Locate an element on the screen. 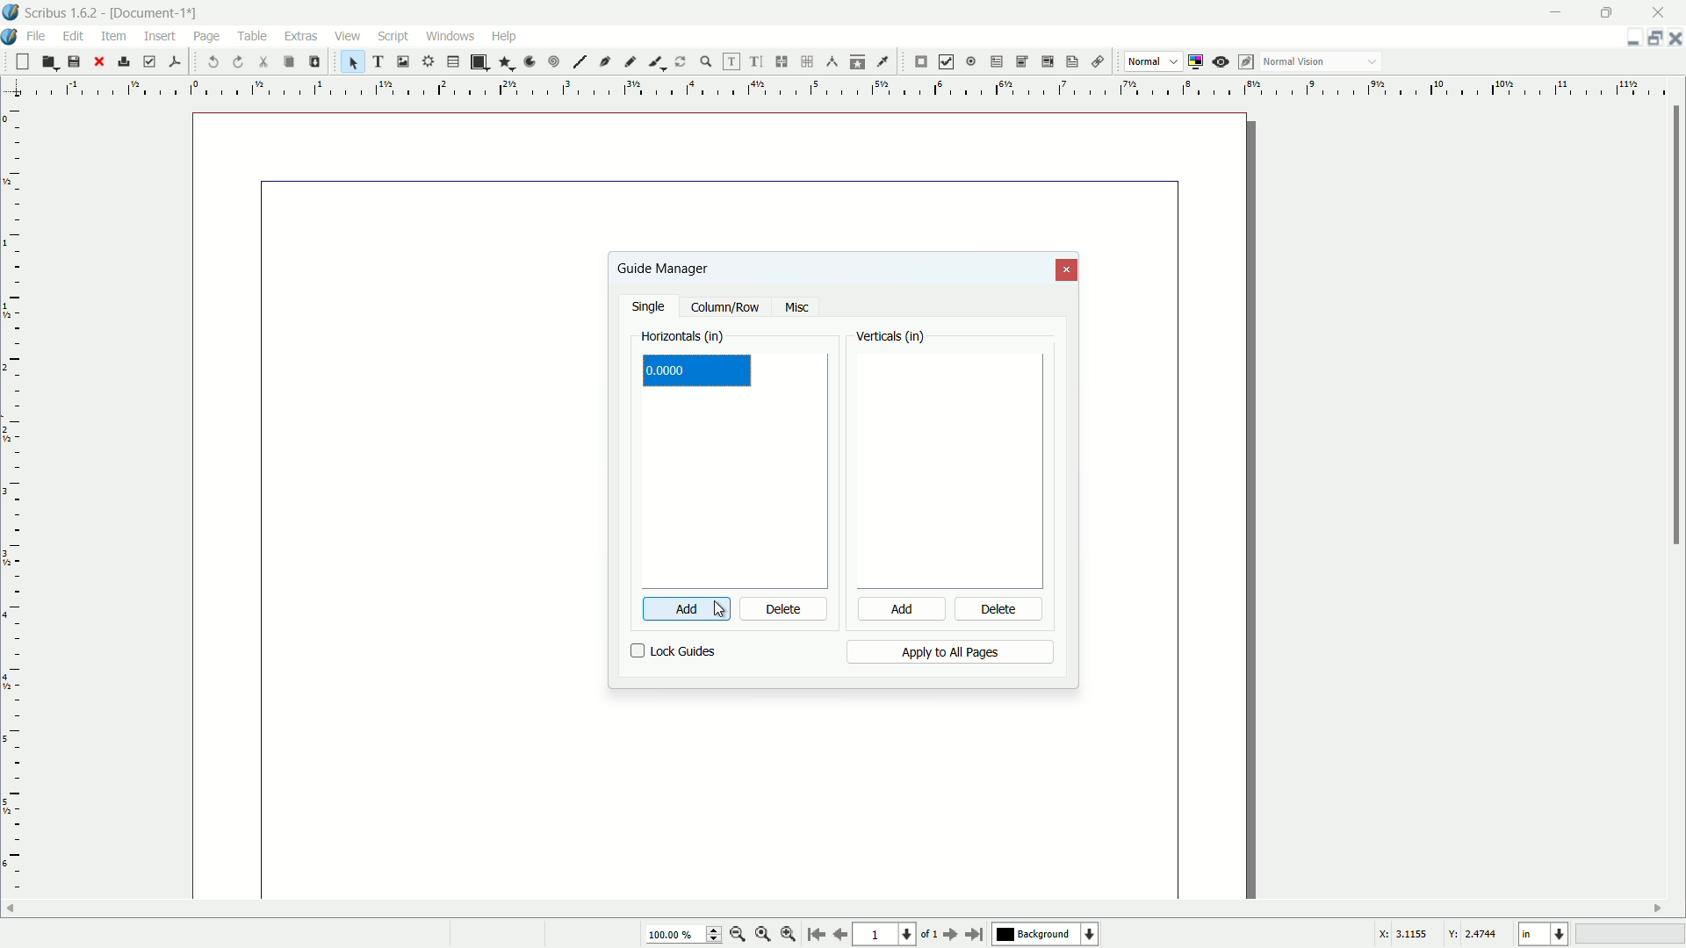 The image size is (1686, 948). edit in preview mode is located at coordinates (1248, 61).